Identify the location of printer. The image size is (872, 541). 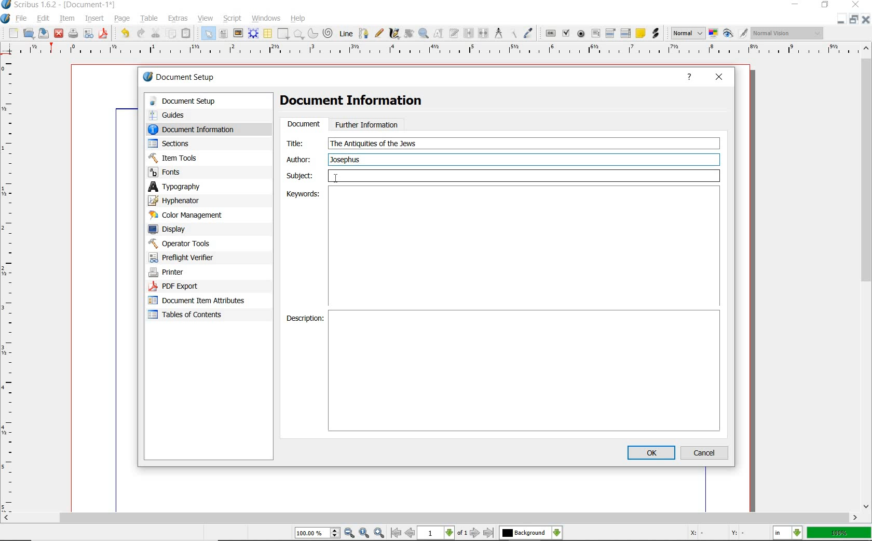
(191, 273).